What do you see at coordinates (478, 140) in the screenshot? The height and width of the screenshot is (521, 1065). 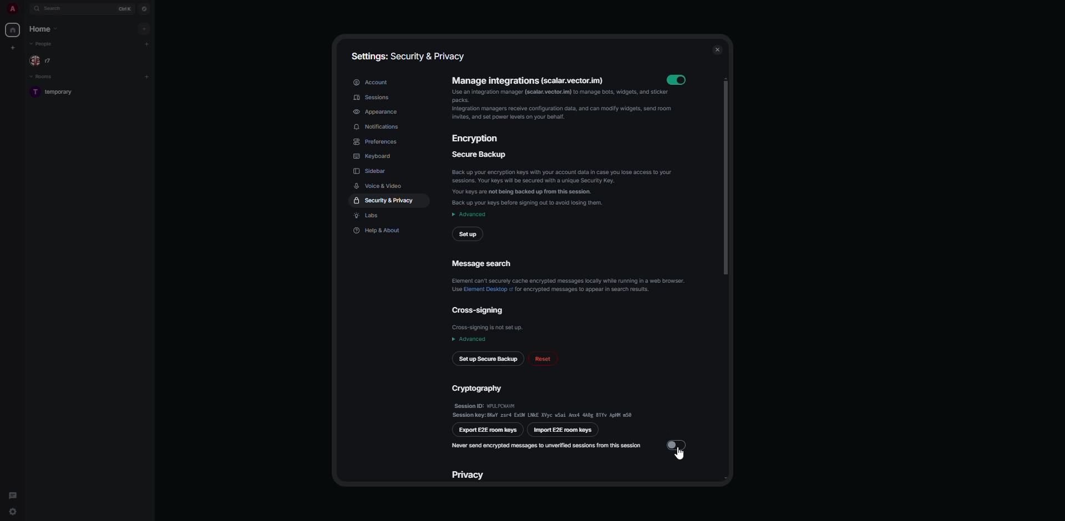 I see `encryption` at bounding box center [478, 140].